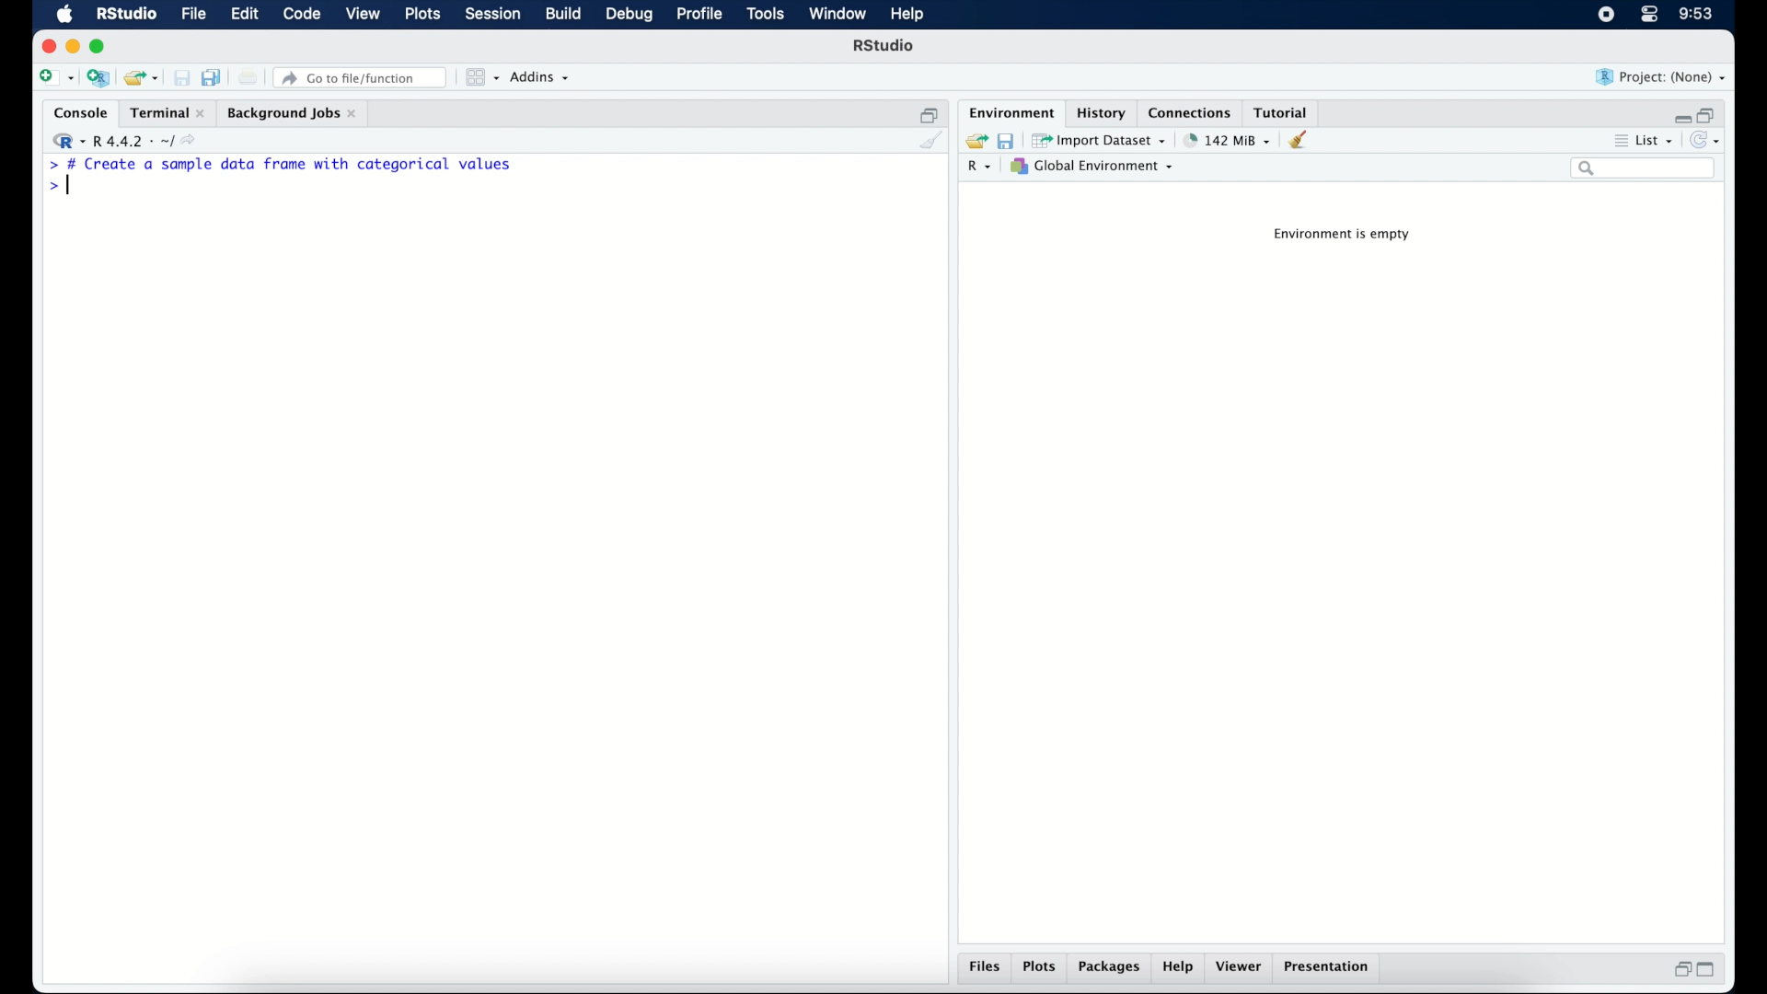  Describe the element at coordinates (1101, 139) in the screenshot. I see `import dataset` at that location.